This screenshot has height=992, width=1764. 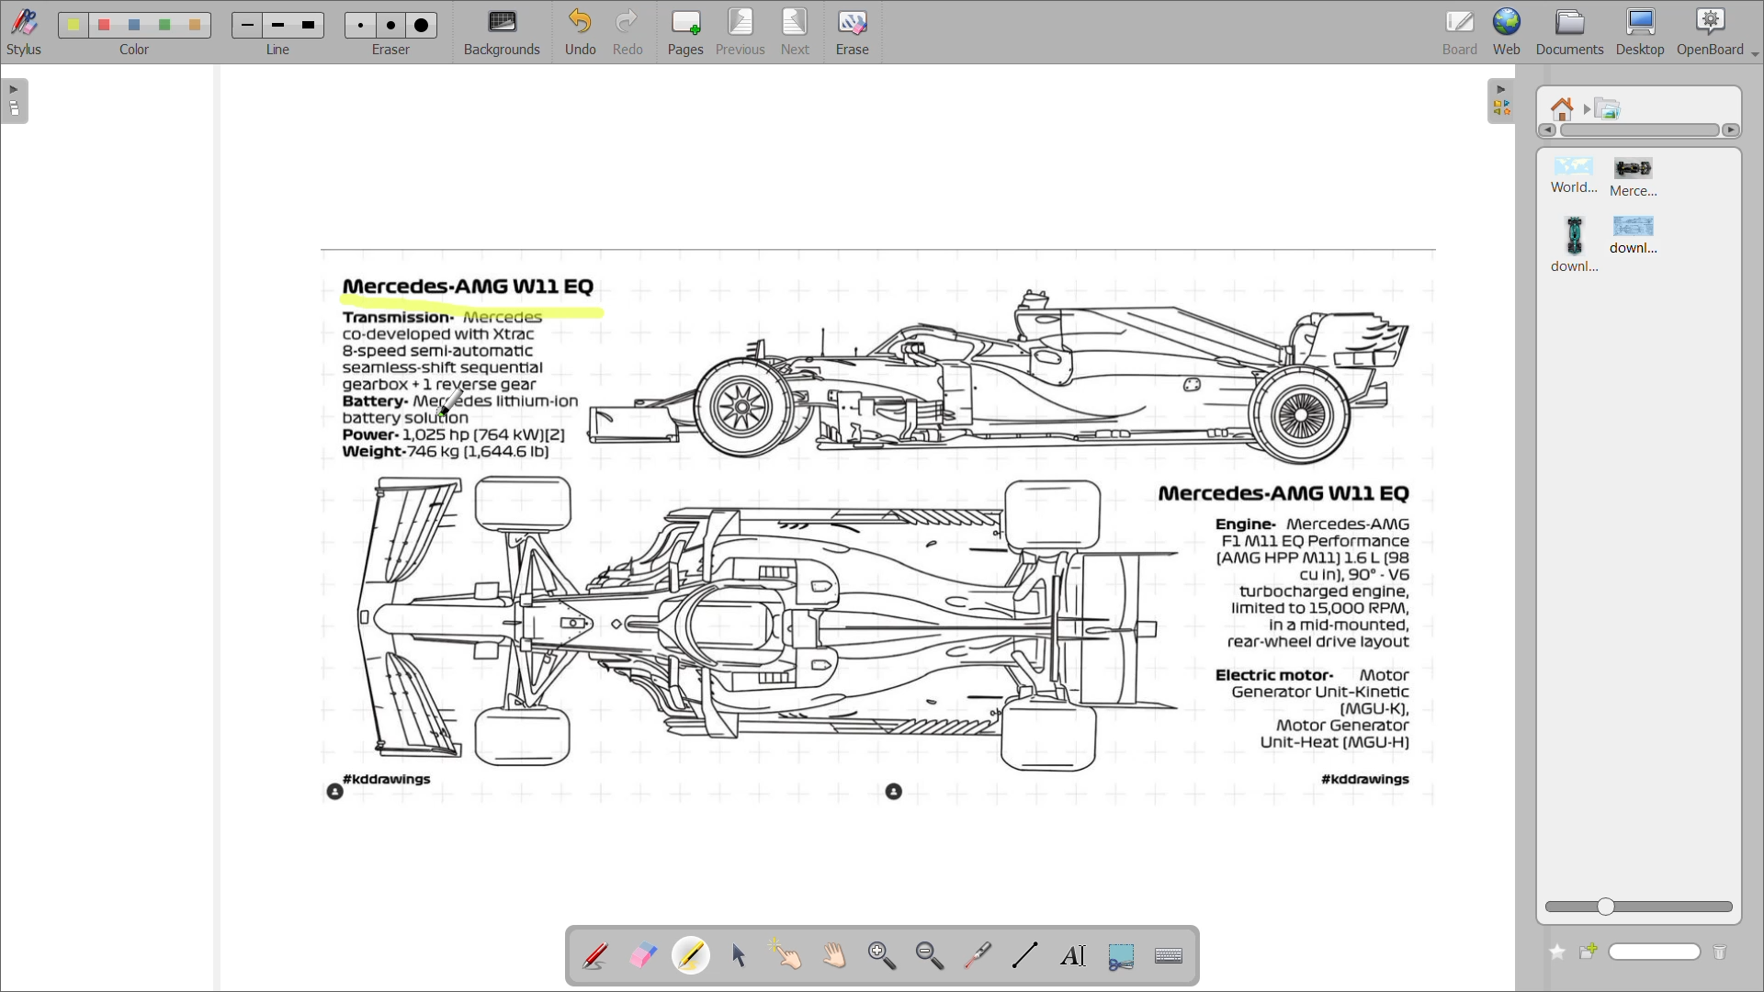 What do you see at coordinates (246, 25) in the screenshot?
I see `line 1` at bounding box center [246, 25].